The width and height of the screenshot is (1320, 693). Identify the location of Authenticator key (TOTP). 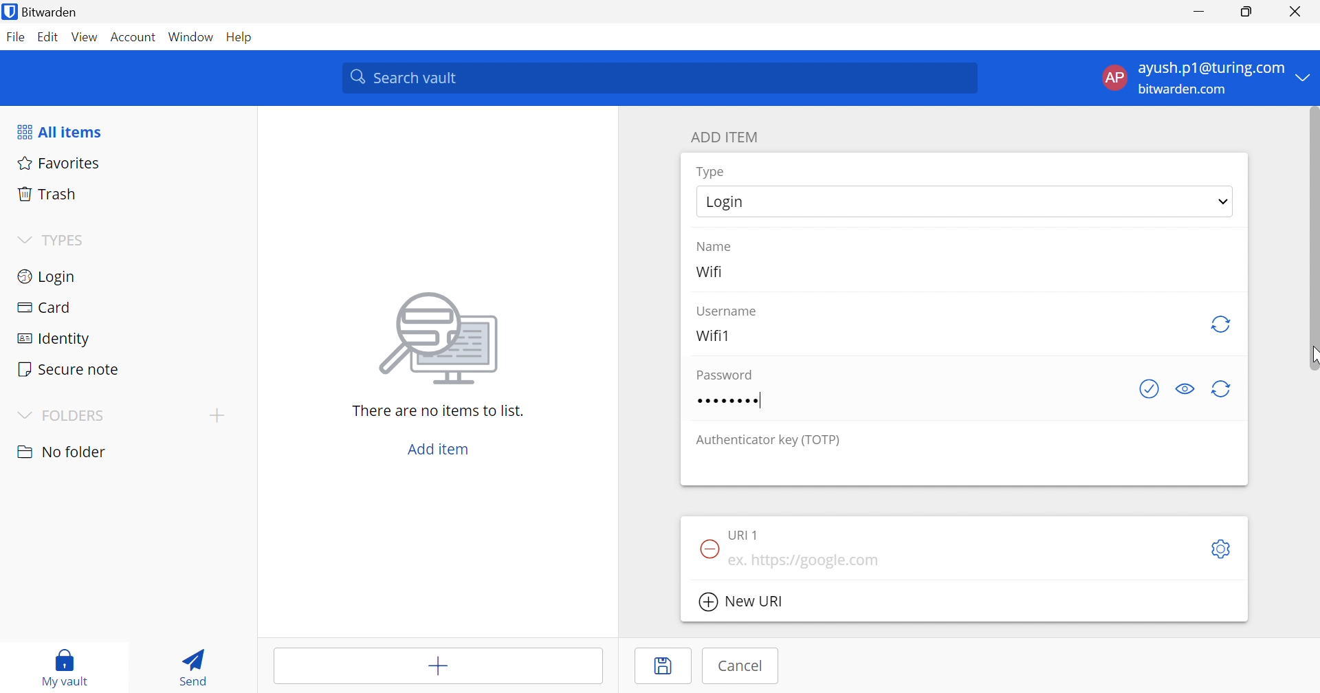
(768, 440).